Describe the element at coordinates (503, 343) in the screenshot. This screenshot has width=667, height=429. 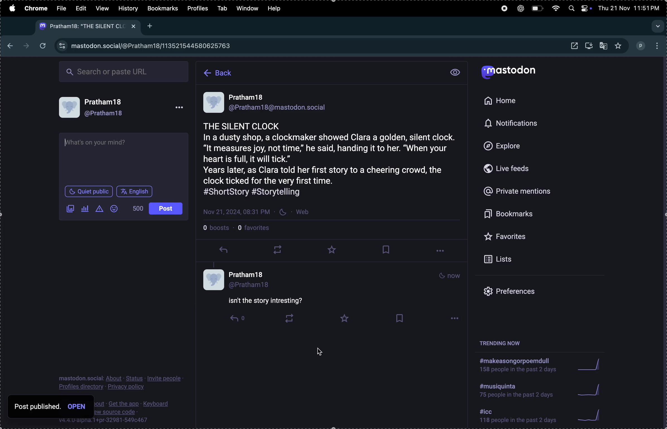
I see `trending now` at that location.